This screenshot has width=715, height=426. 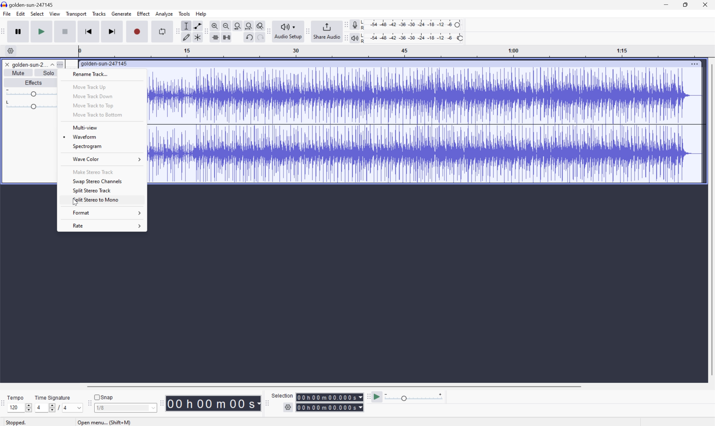 What do you see at coordinates (213, 404) in the screenshot?
I see `Time` at bounding box center [213, 404].